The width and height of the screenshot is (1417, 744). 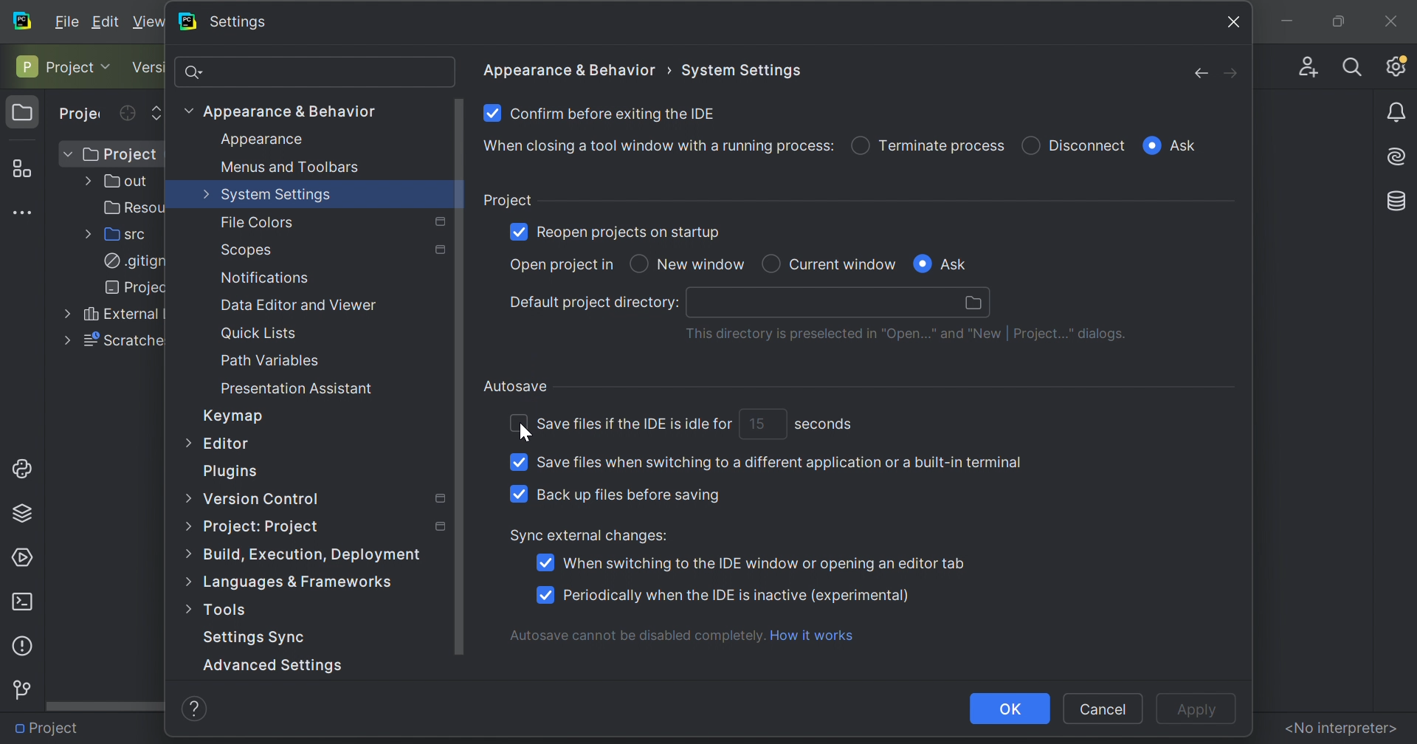 I want to click on Language & fireworks, so click(x=312, y=582).